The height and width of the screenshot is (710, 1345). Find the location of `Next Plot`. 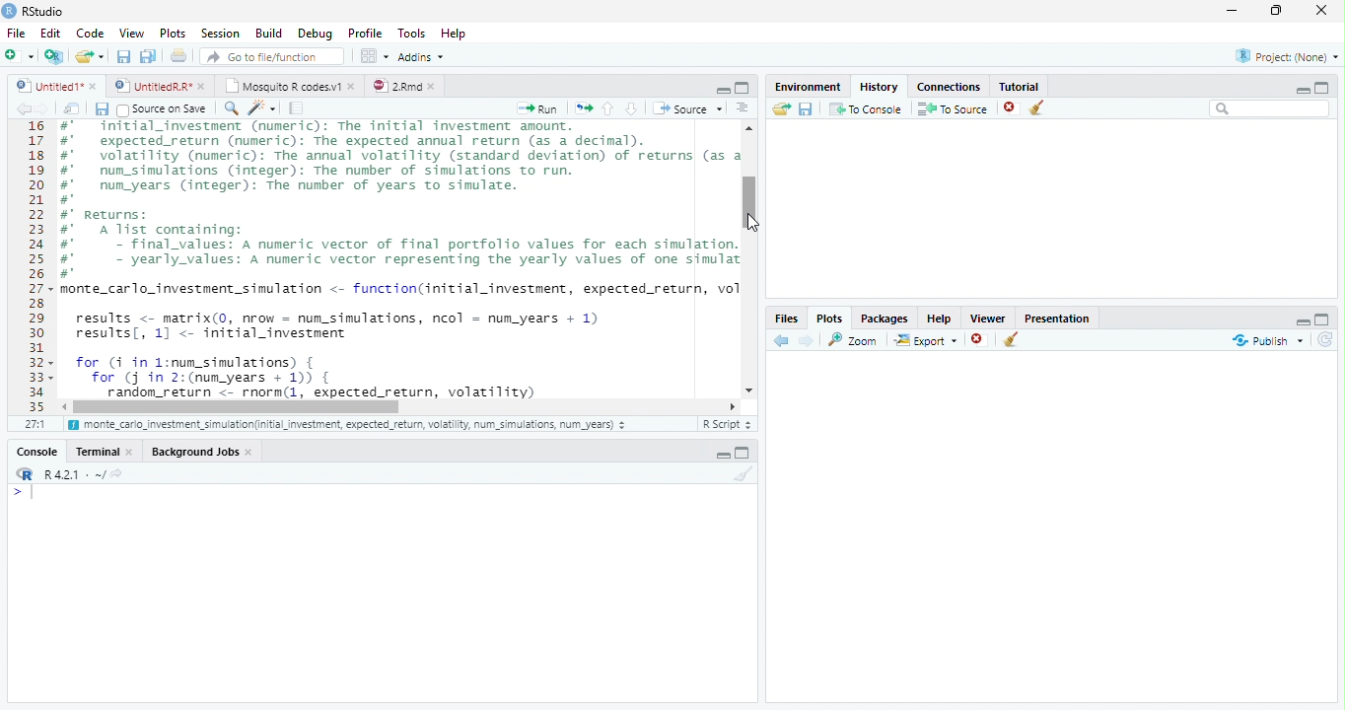

Next Plot is located at coordinates (807, 340).